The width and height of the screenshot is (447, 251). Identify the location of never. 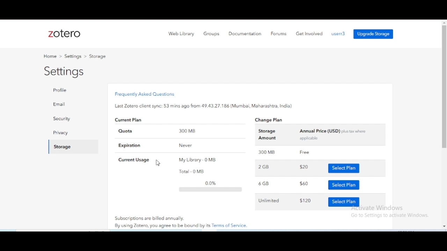
(185, 146).